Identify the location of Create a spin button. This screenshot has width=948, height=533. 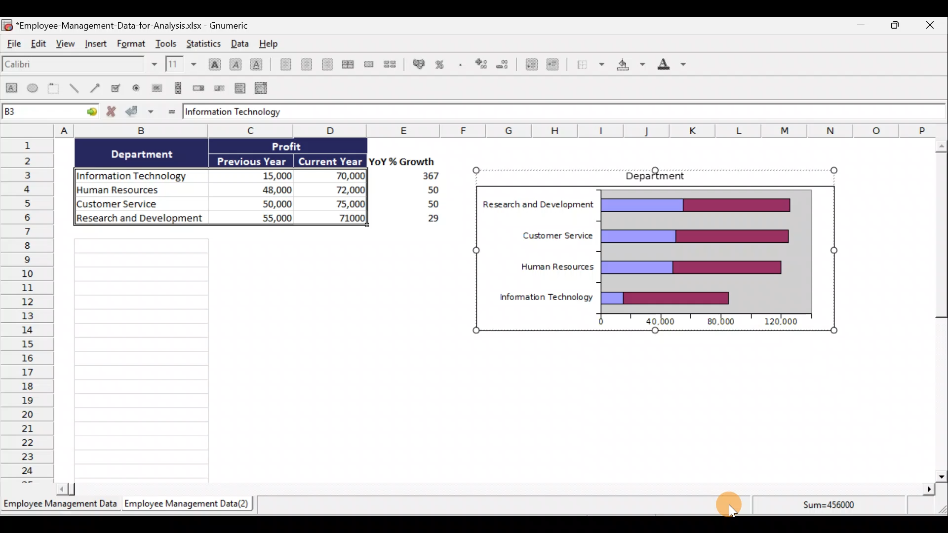
(199, 88).